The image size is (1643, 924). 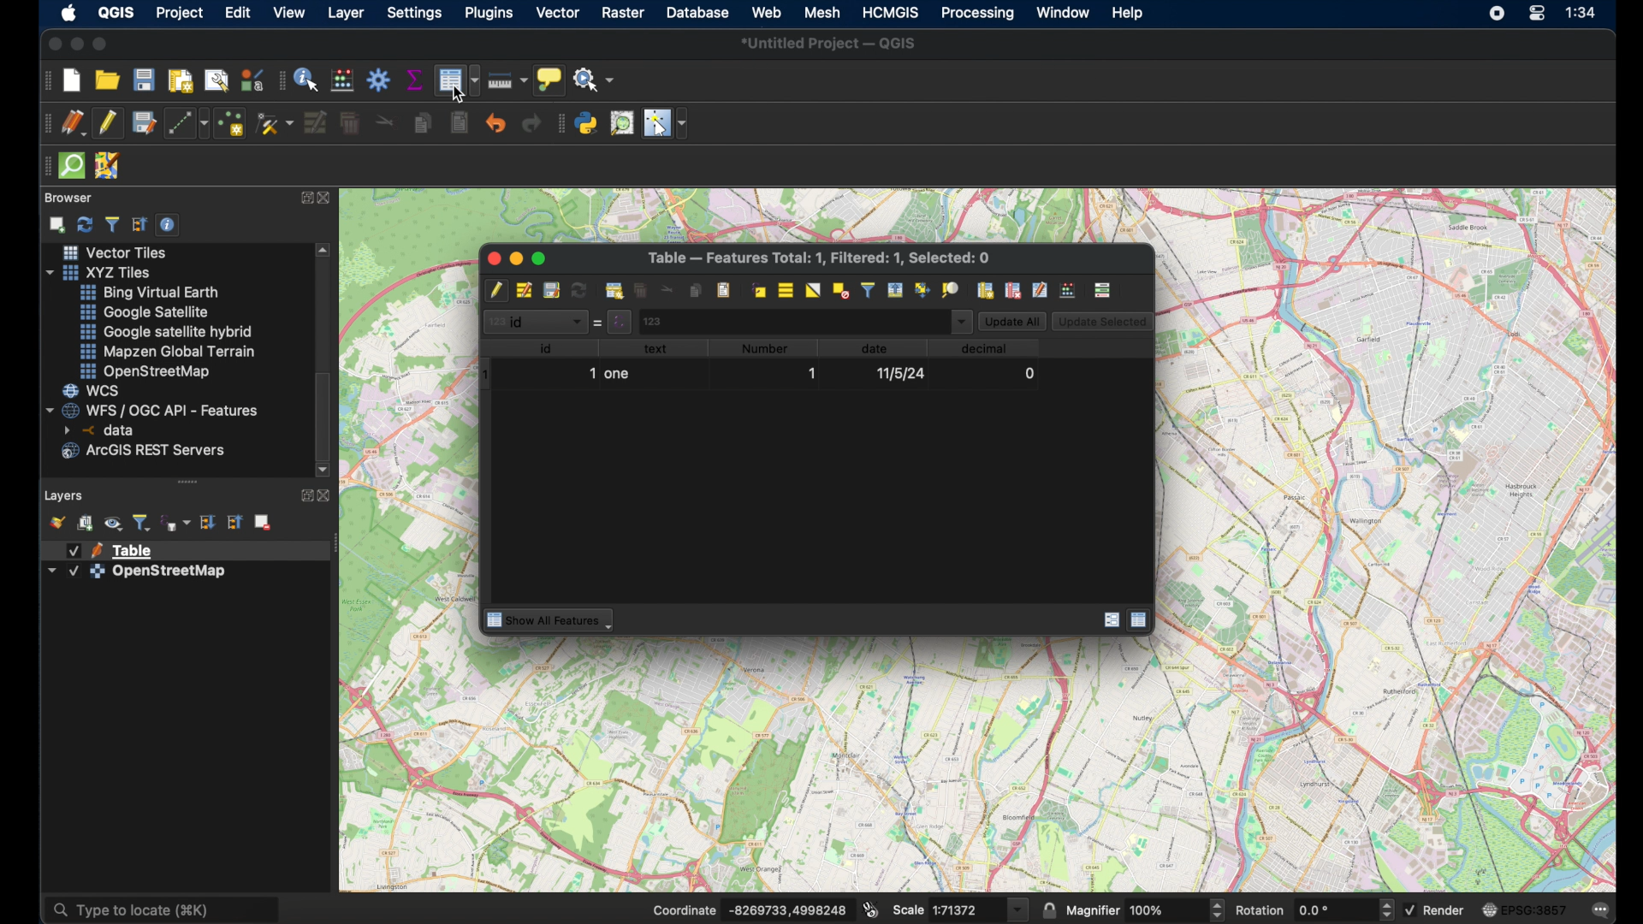 What do you see at coordinates (786, 289) in the screenshot?
I see `select all` at bounding box center [786, 289].